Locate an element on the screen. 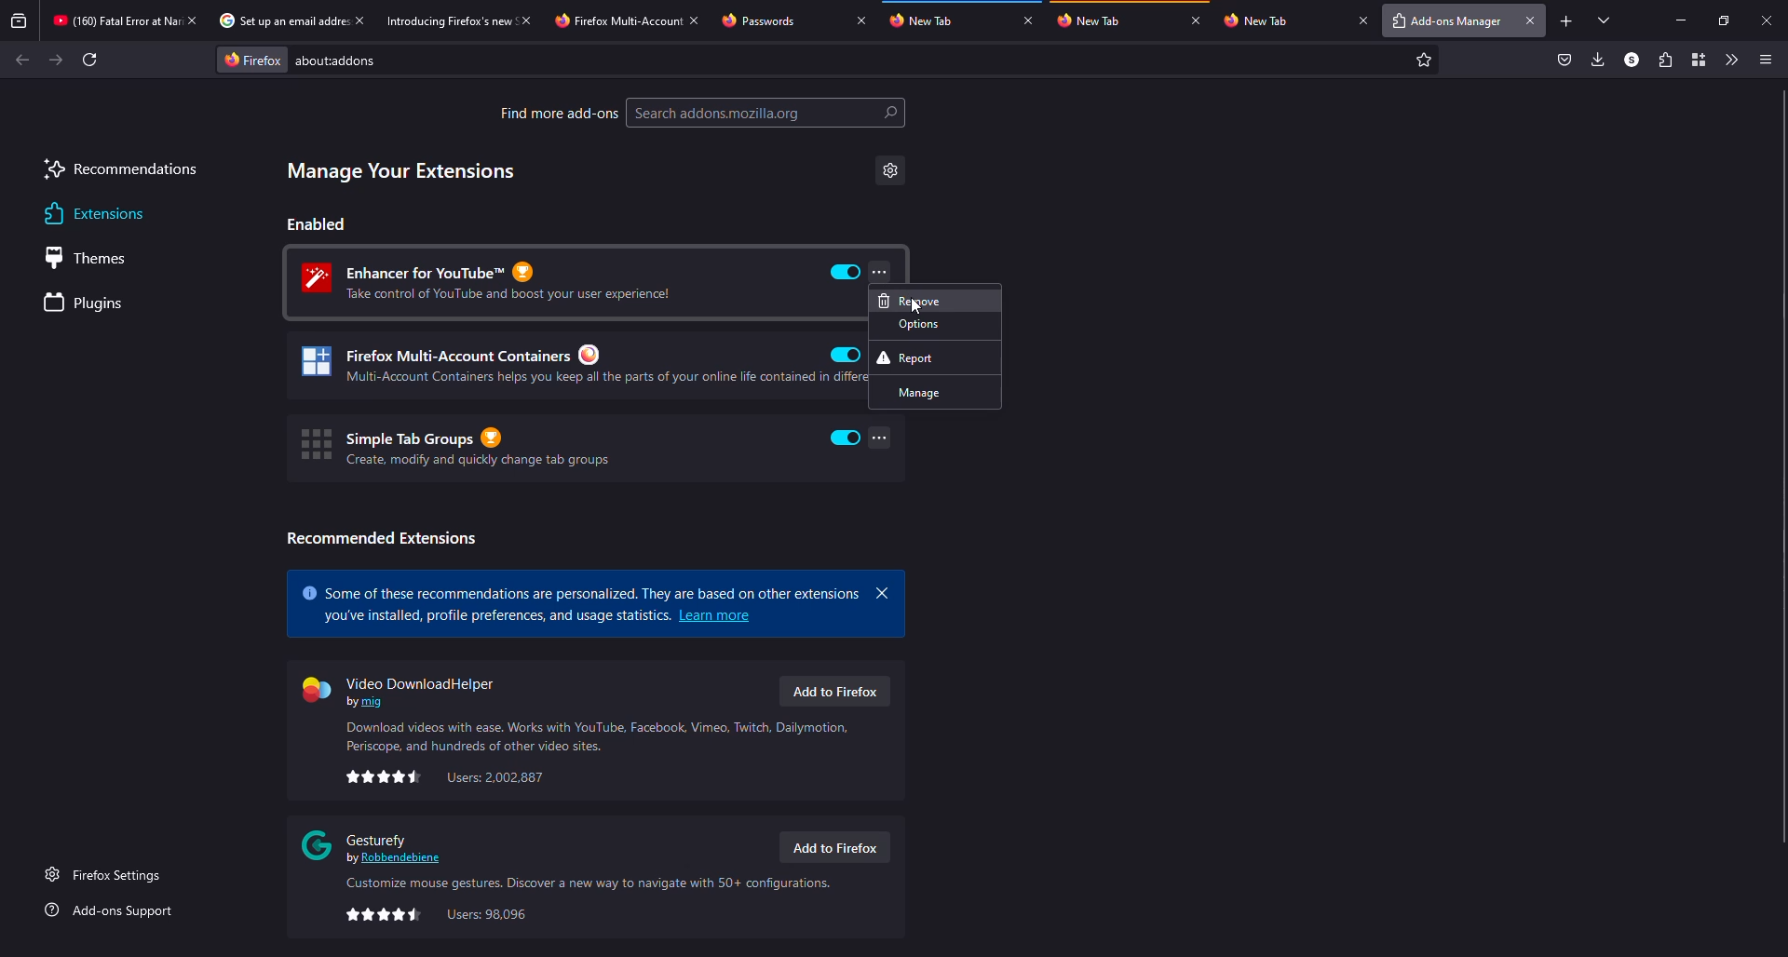  tabs is located at coordinates (1605, 20).